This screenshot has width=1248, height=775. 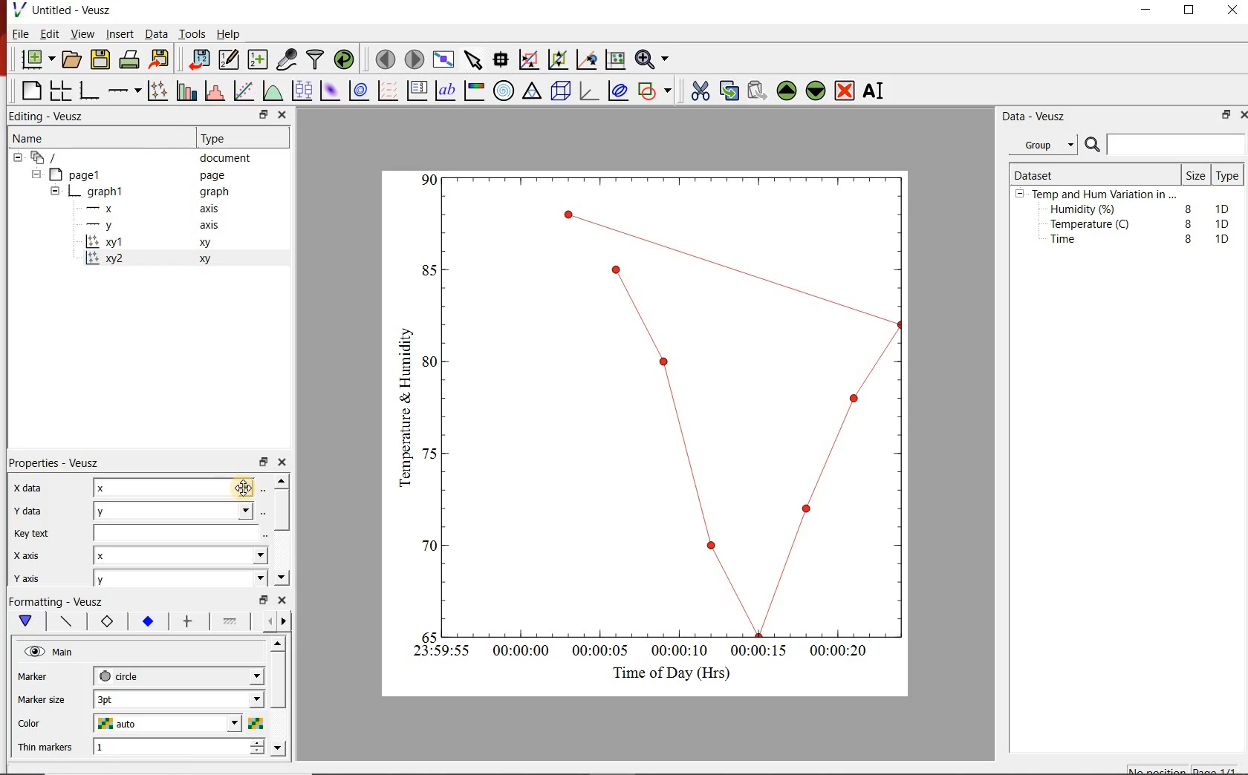 What do you see at coordinates (505, 92) in the screenshot?
I see `polar graph` at bounding box center [505, 92].